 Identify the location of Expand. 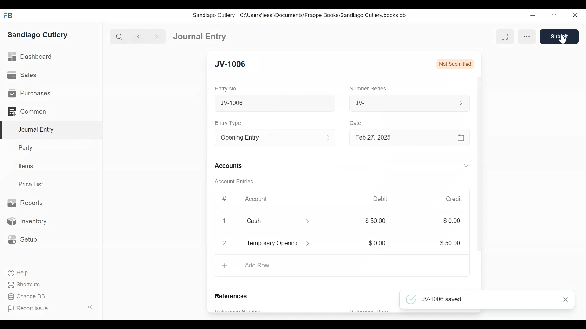
(467, 165).